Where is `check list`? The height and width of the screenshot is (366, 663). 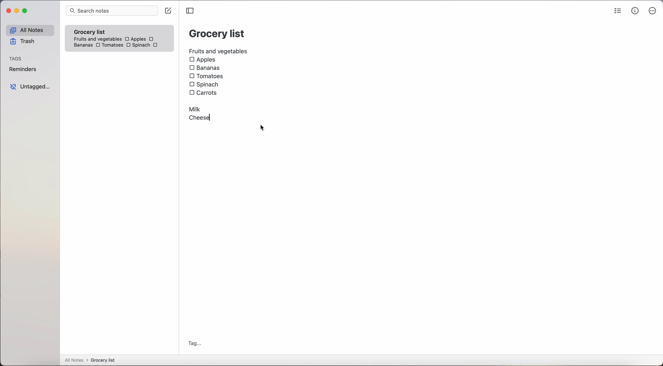 check list is located at coordinates (616, 11).